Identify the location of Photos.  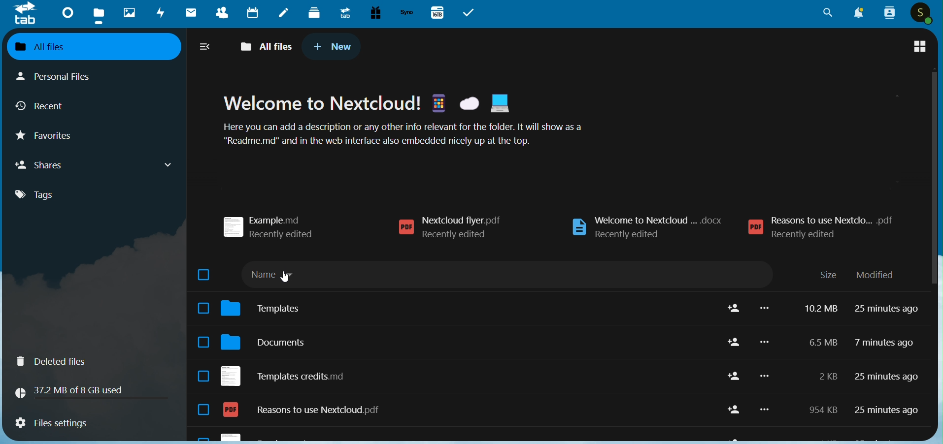
(128, 12).